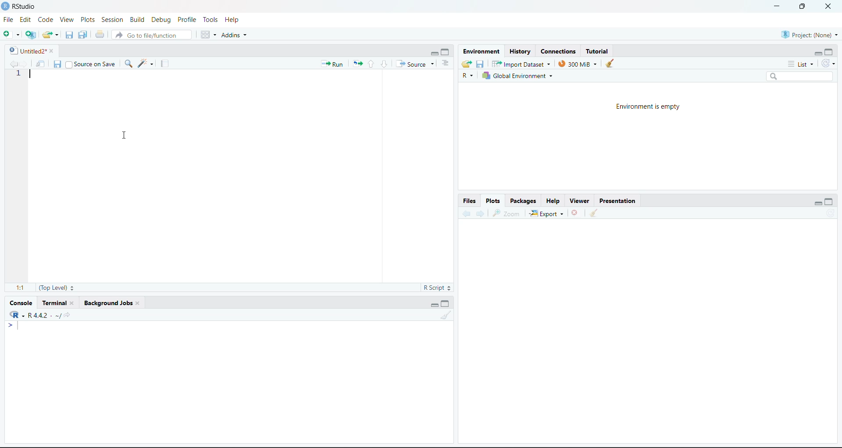 The image size is (842, 448). I want to click on (Top Level) , so click(56, 288).